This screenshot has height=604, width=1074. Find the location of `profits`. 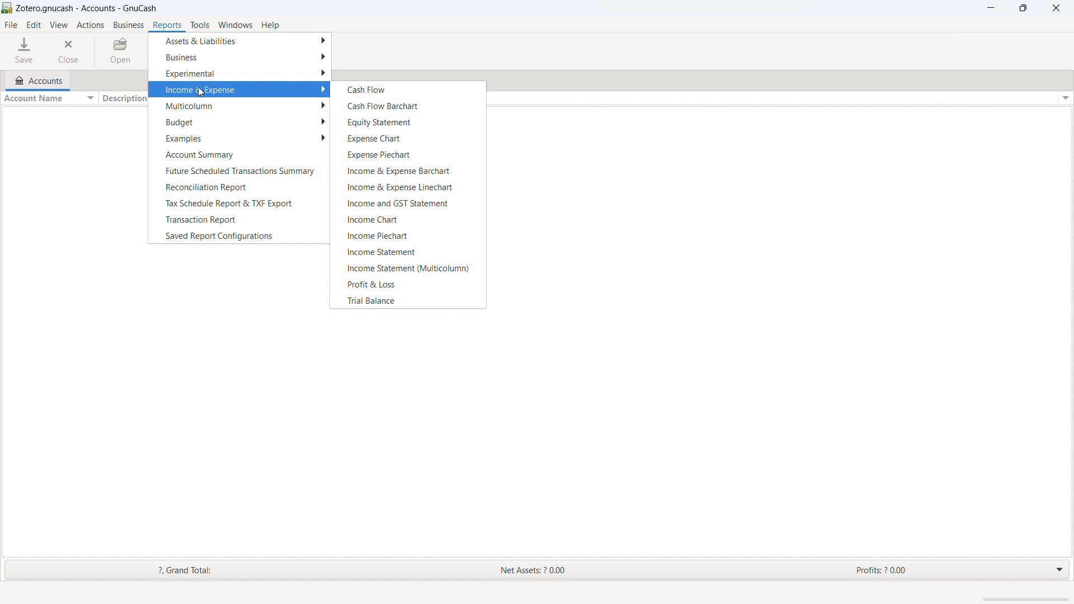

profits is located at coordinates (929, 569).